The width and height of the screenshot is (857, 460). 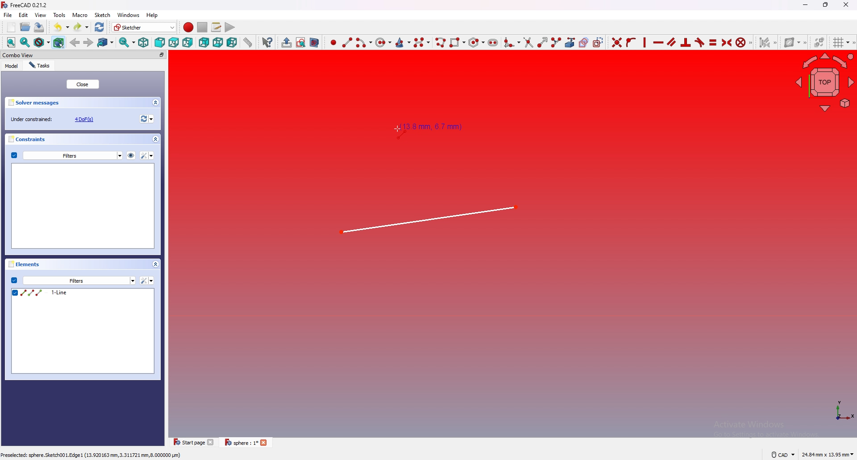 What do you see at coordinates (285, 42) in the screenshot?
I see `Leave sketch` at bounding box center [285, 42].